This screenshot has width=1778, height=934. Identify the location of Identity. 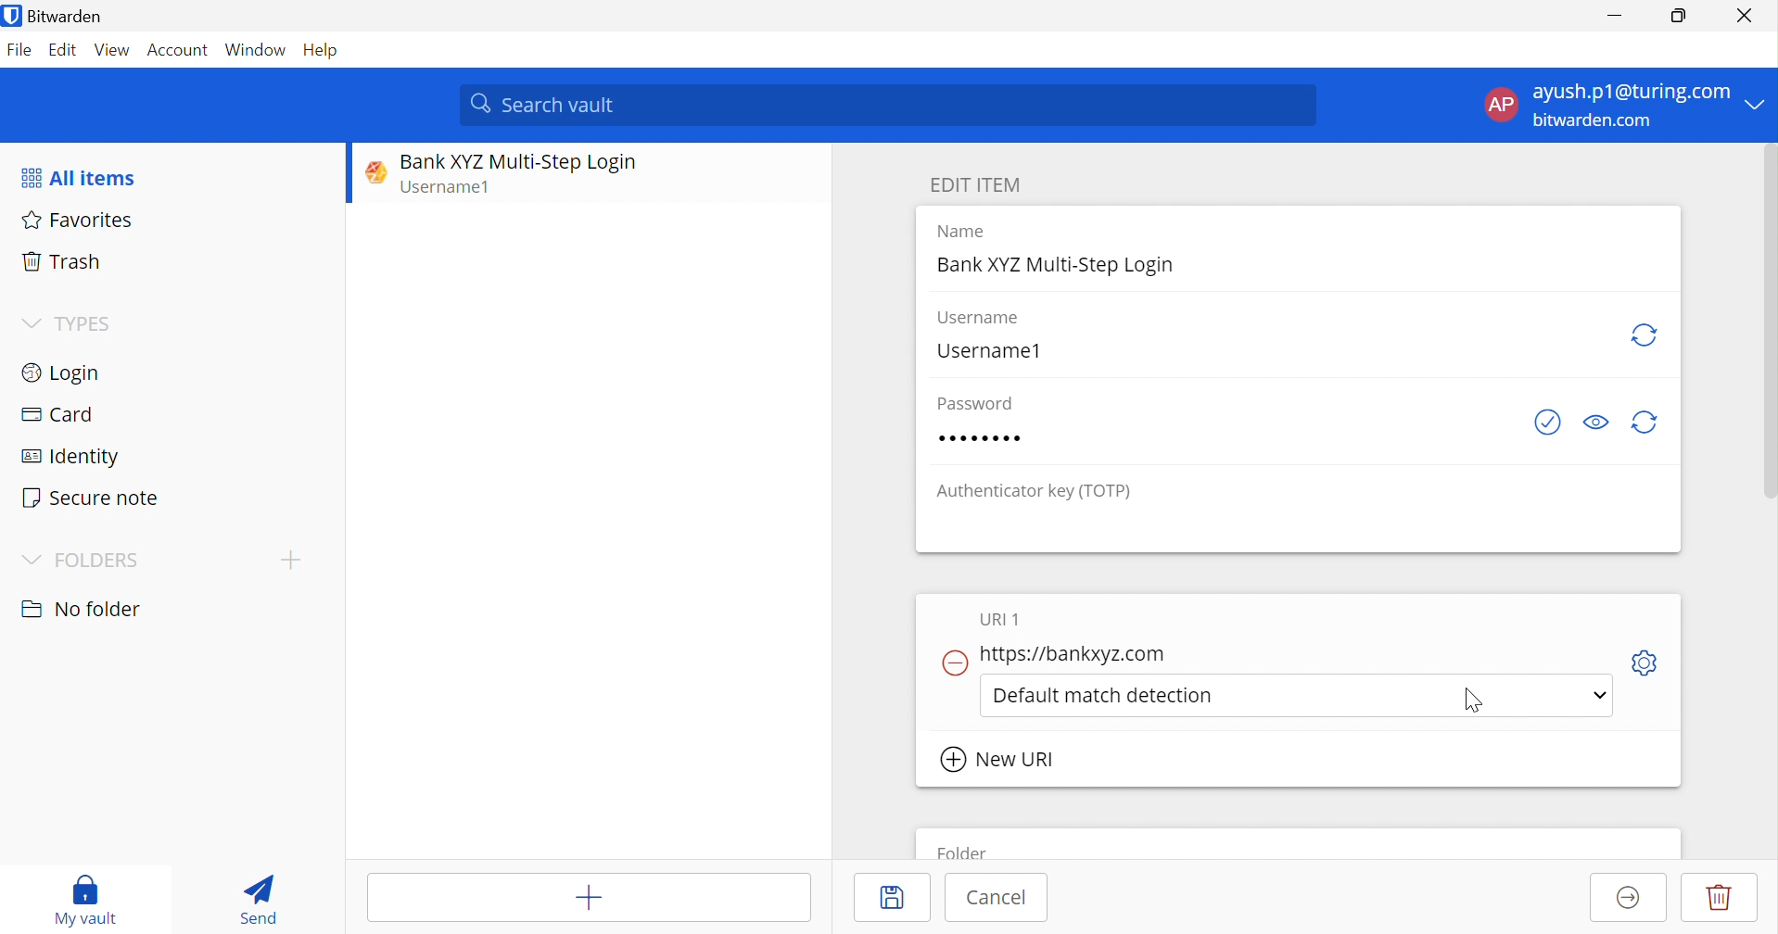
(71, 458).